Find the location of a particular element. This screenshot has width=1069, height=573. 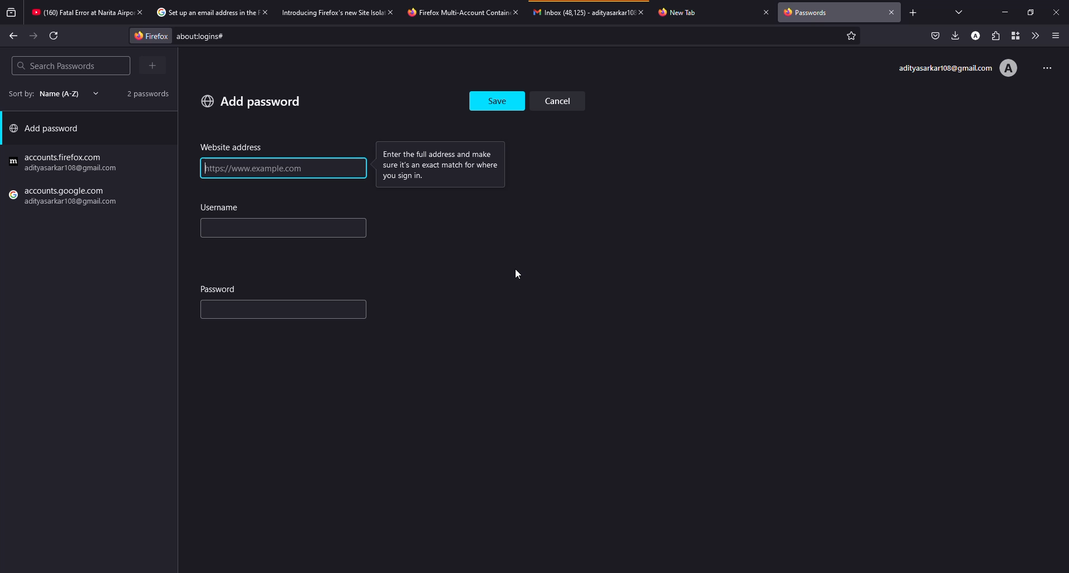

address is located at coordinates (232, 147).